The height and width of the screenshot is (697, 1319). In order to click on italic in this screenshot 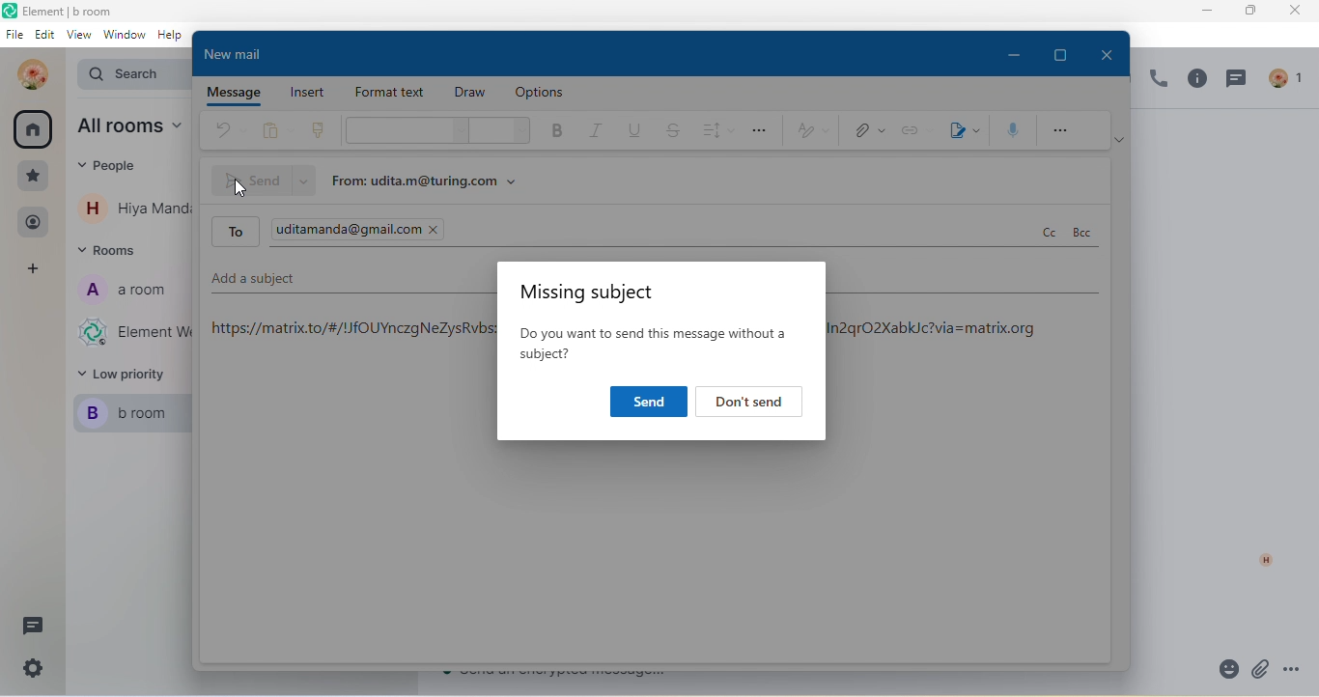, I will do `click(595, 132)`.